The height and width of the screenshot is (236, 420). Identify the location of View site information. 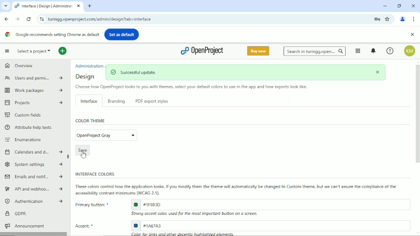
(40, 19).